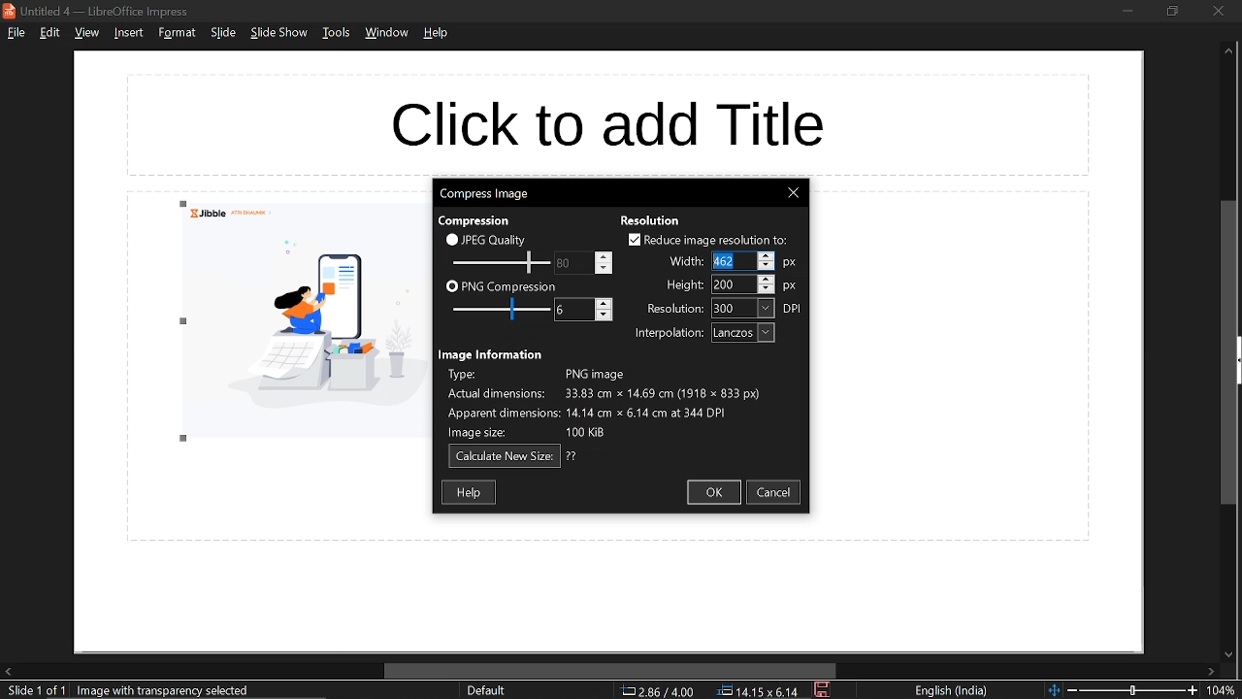  What do you see at coordinates (766, 254) in the screenshot?
I see `increase width` at bounding box center [766, 254].